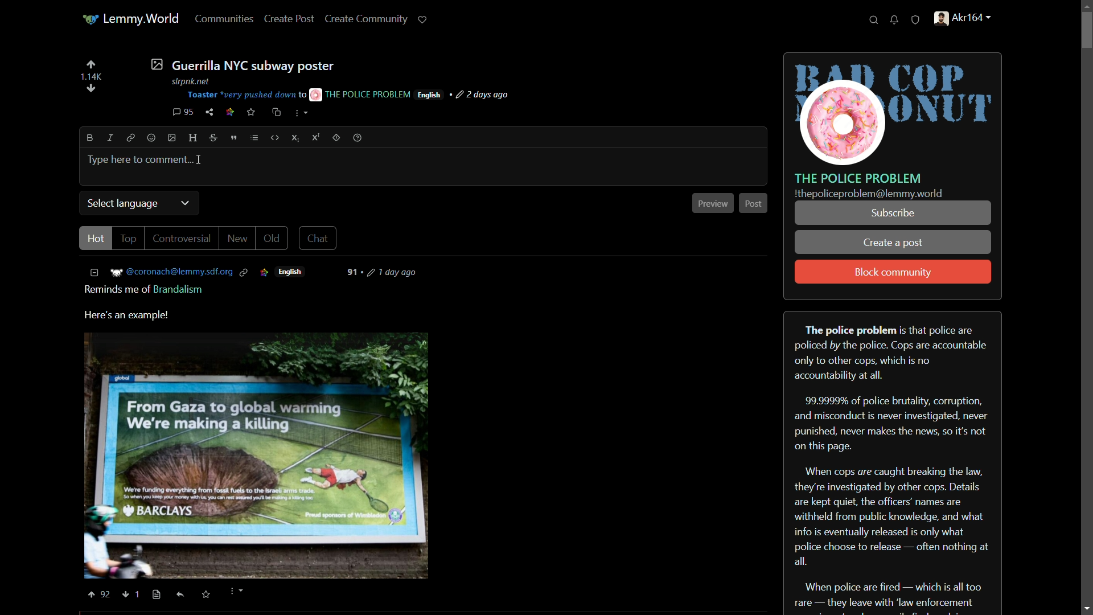 Image resolution: width=1093 pixels, height=615 pixels. I want to click on , so click(197, 81).